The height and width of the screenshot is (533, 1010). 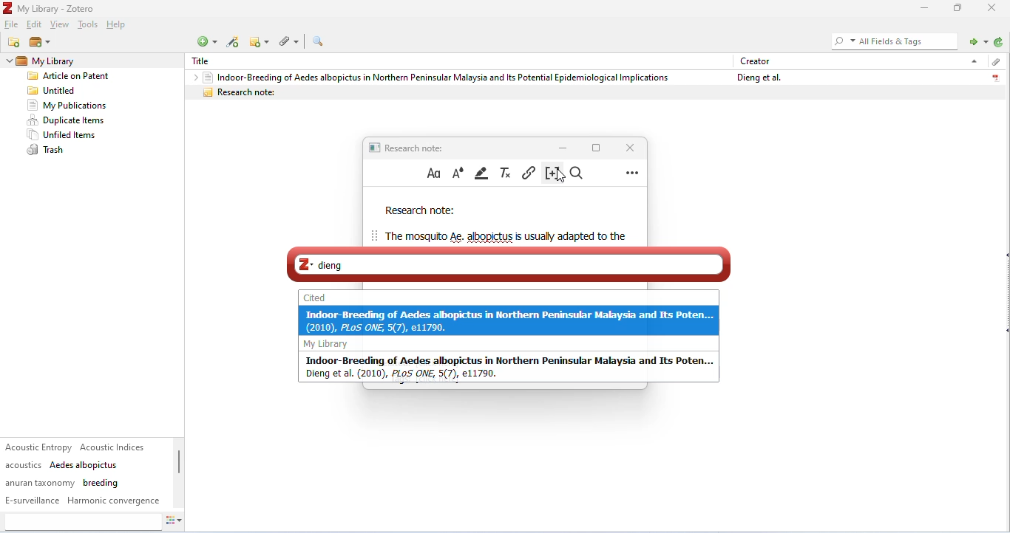 What do you see at coordinates (205, 61) in the screenshot?
I see `title` at bounding box center [205, 61].